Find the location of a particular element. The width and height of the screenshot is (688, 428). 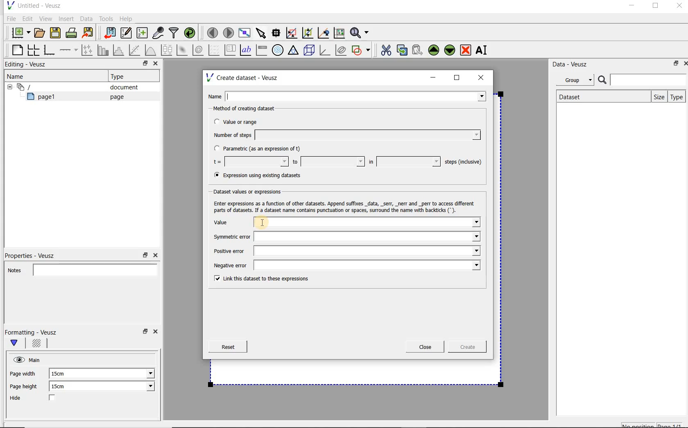

Untitled - Veusz is located at coordinates (33, 5).